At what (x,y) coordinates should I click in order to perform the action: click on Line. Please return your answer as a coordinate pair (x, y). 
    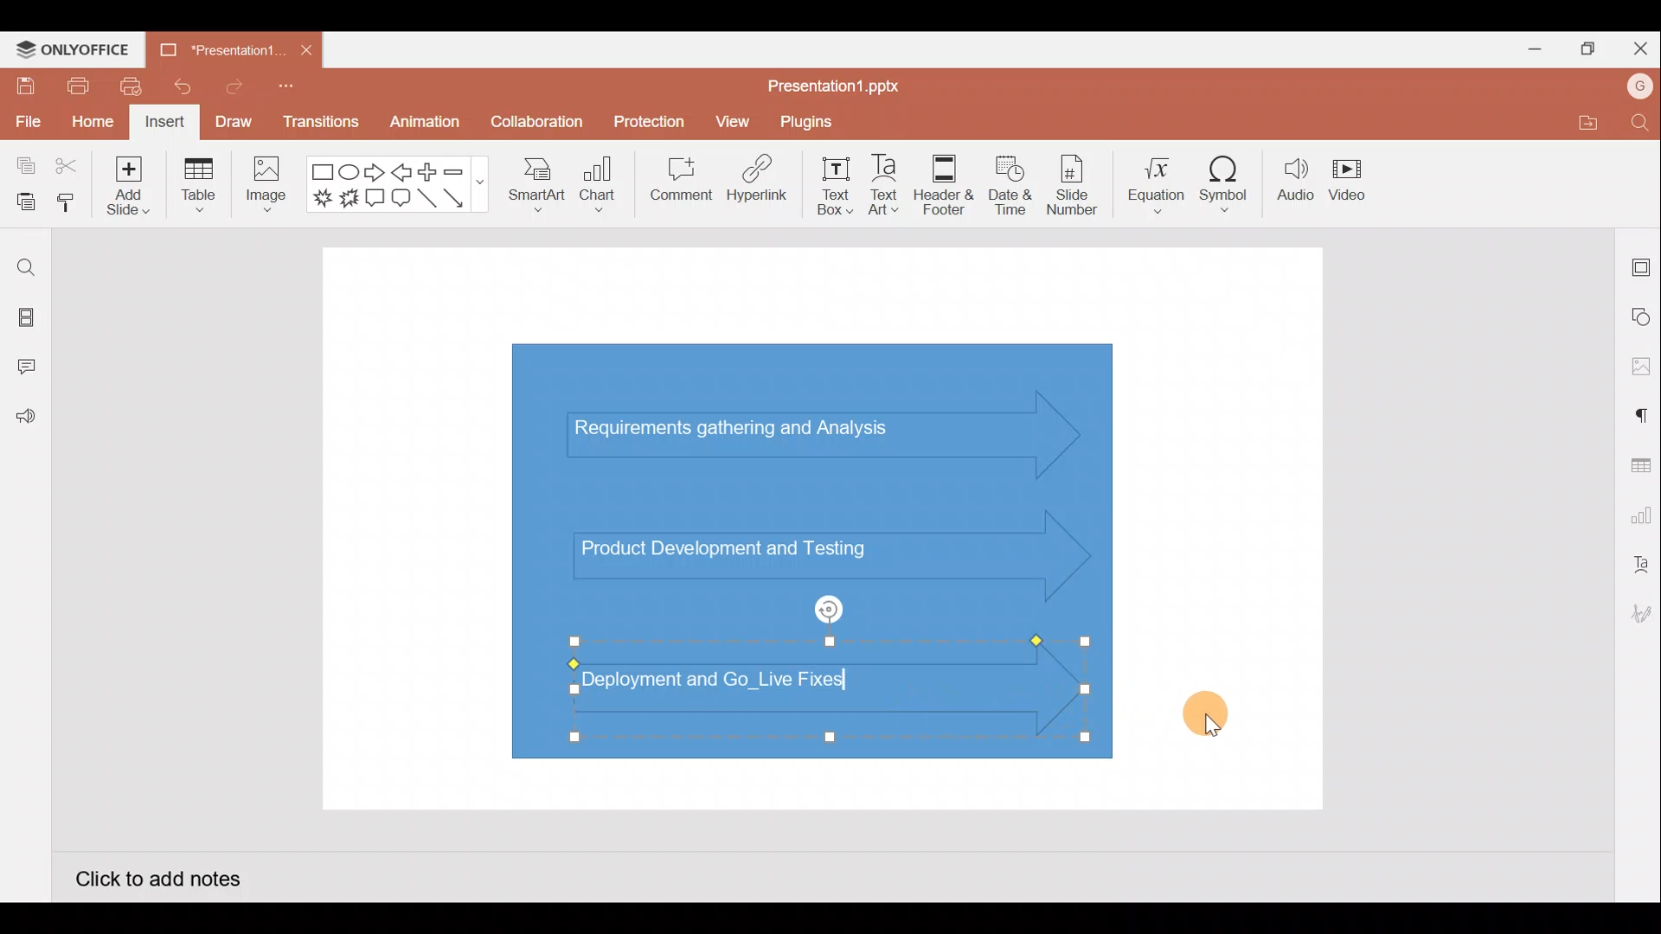
    Looking at the image, I should click on (429, 203).